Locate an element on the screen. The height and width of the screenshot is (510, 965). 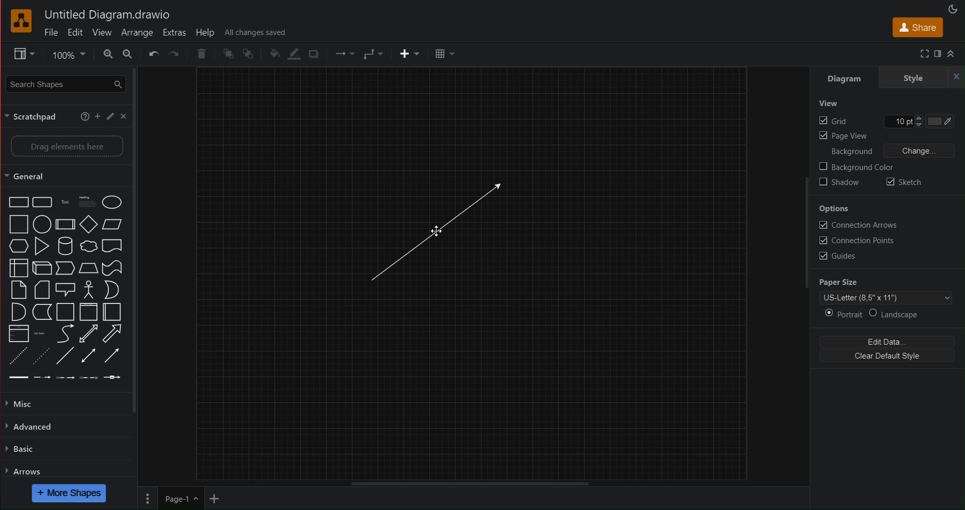
Add is located at coordinates (98, 115).